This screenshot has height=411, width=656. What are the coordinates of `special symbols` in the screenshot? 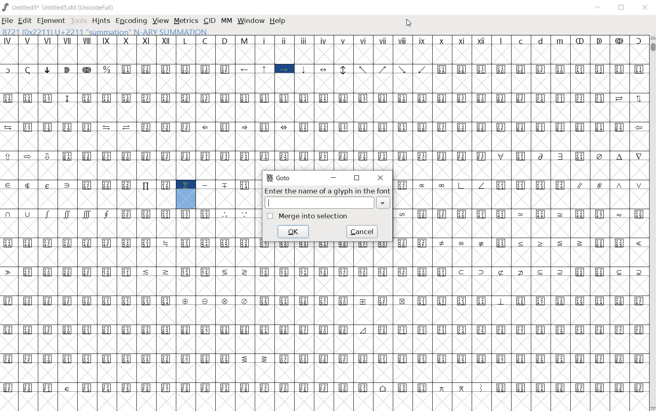 It's located at (326, 156).